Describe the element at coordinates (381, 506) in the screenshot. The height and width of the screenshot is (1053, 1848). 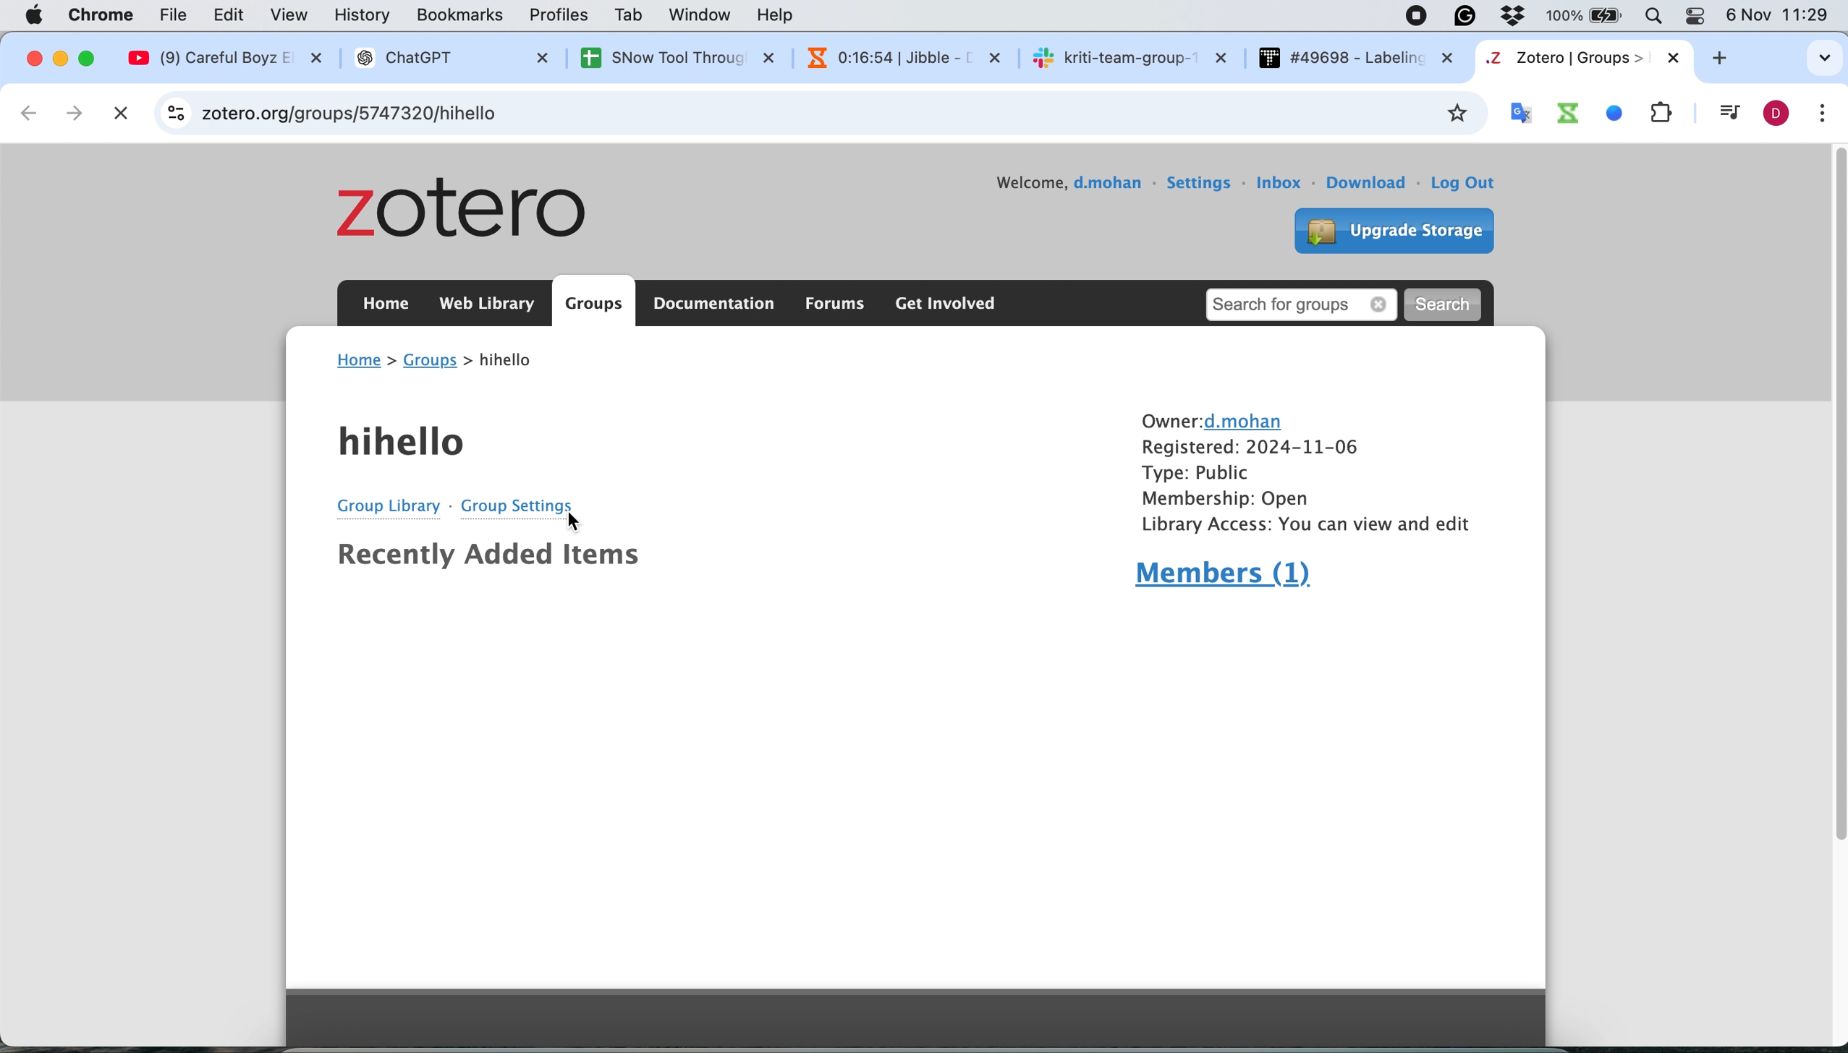
I see `group library` at that location.